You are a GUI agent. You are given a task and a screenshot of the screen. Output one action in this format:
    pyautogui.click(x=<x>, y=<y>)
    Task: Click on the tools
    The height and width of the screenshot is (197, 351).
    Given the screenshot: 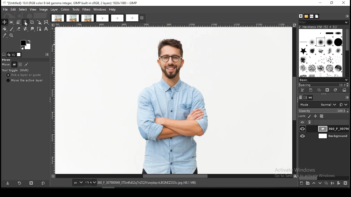 What is the action you would take?
    pyautogui.click(x=76, y=10)
    